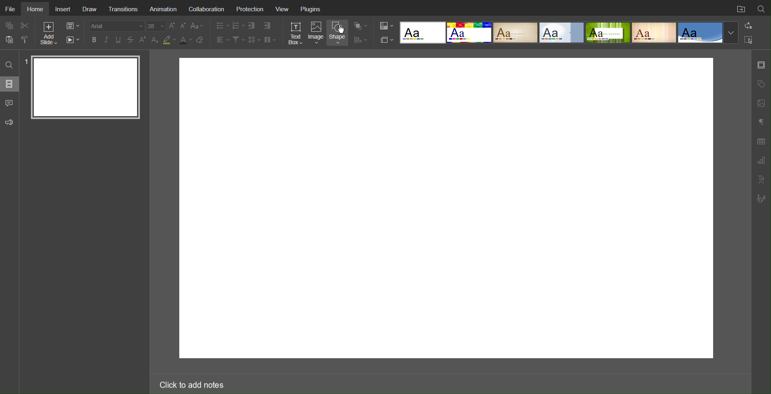  What do you see at coordinates (254, 39) in the screenshot?
I see `Line Spacing` at bounding box center [254, 39].